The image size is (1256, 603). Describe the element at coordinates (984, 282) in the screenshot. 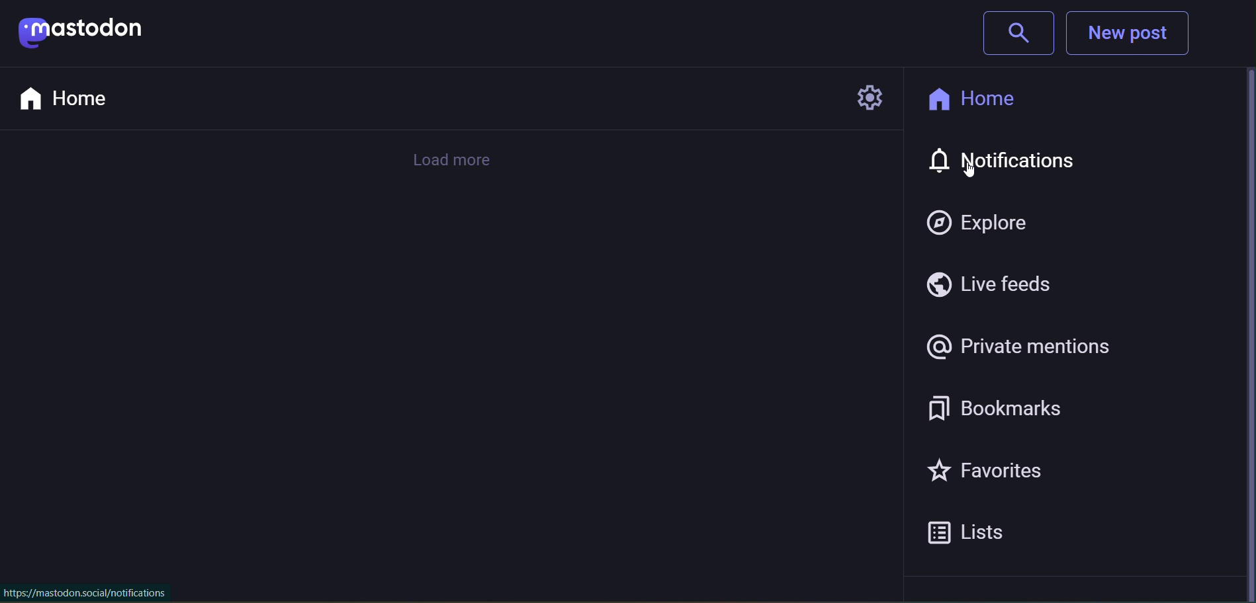

I see `Live Feeds` at that location.